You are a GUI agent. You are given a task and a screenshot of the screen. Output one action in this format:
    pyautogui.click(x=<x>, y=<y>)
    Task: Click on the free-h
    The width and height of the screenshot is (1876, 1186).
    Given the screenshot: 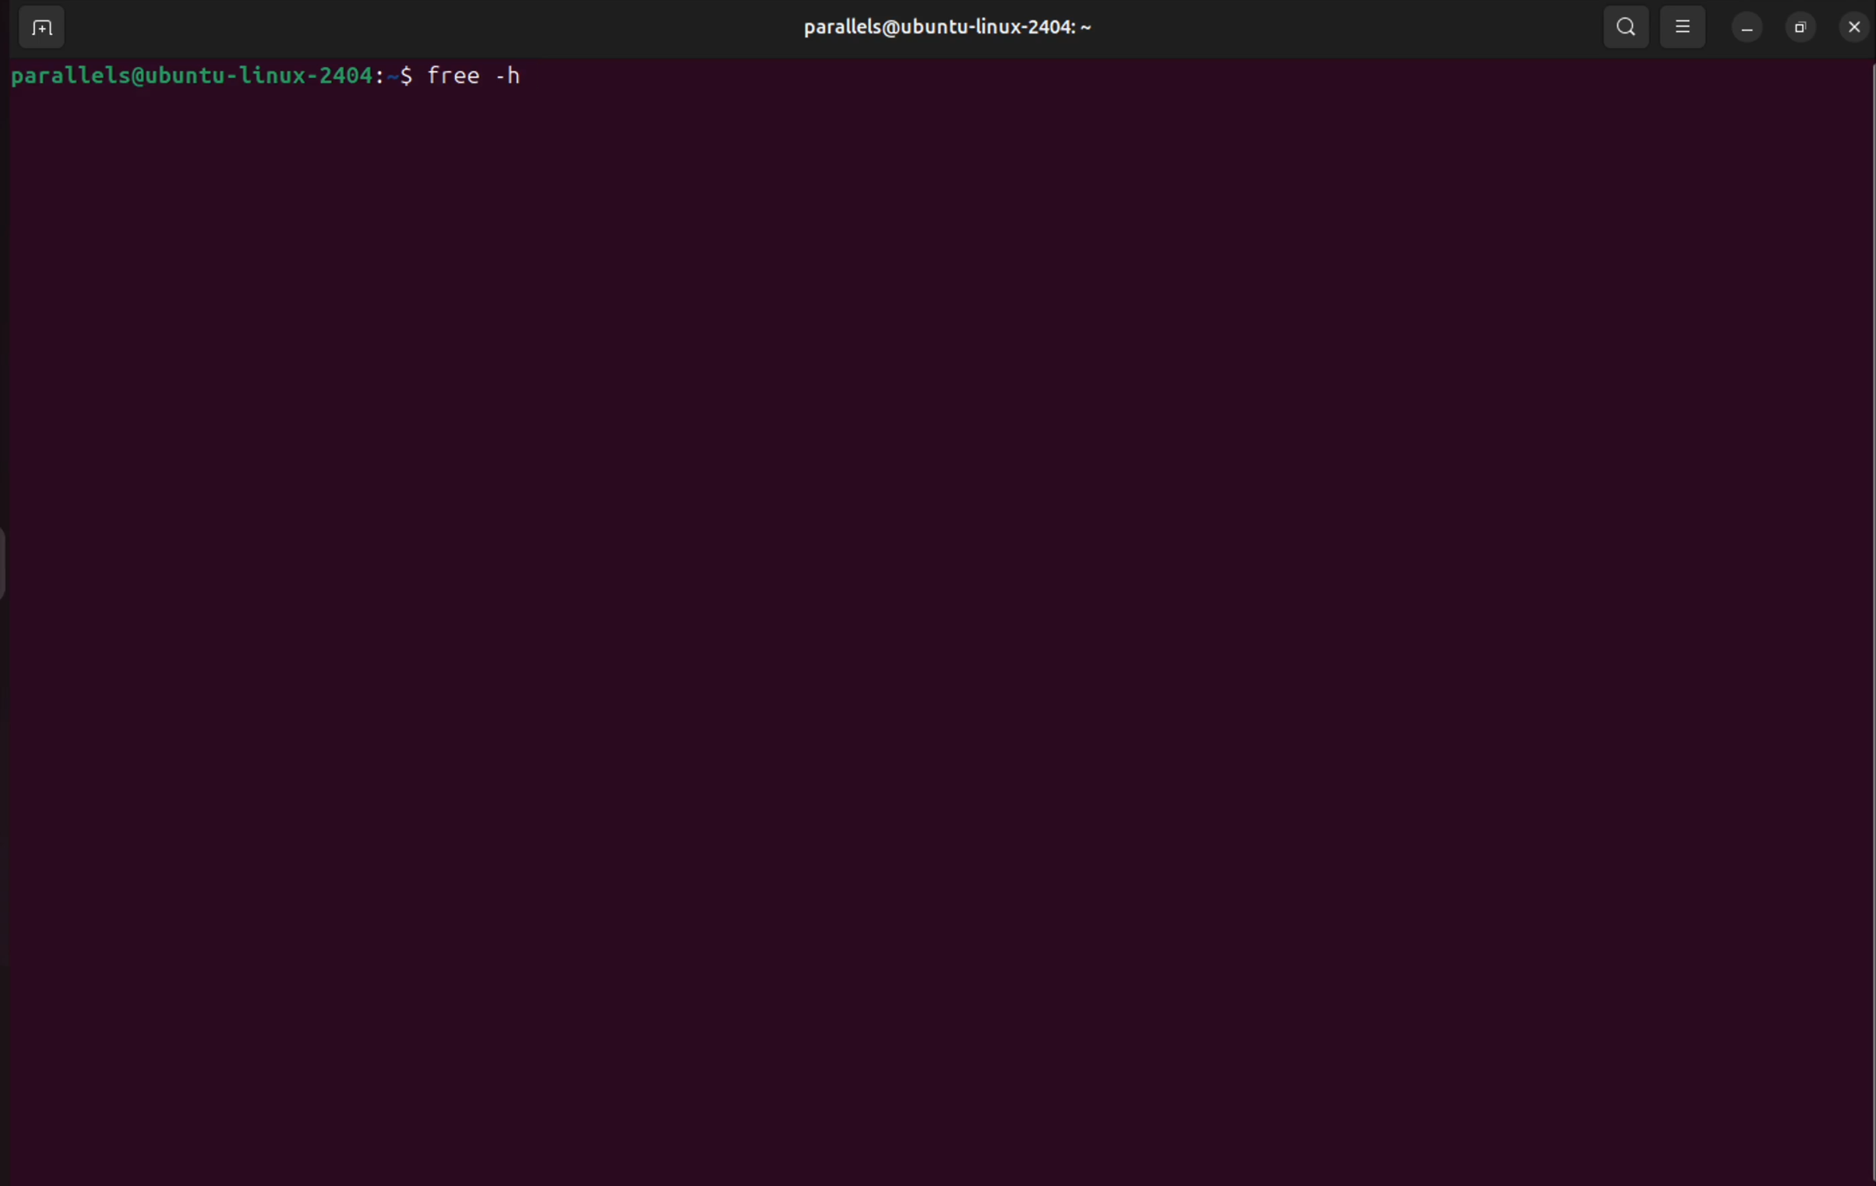 What is the action you would take?
    pyautogui.click(x=479, y=74)
    